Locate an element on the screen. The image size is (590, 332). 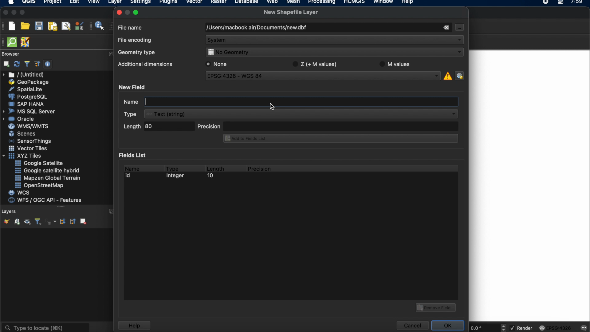
fields list is located at coordinates (134, 155).